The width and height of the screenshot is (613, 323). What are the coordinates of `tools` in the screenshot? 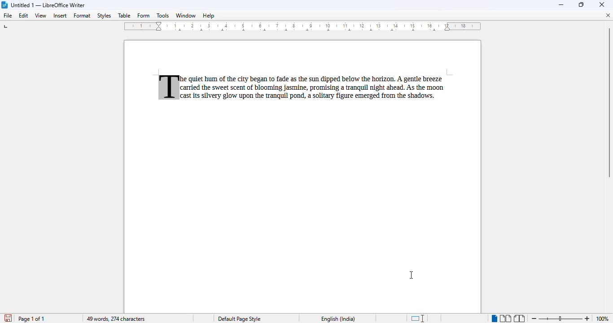 It's located at (163, 15).